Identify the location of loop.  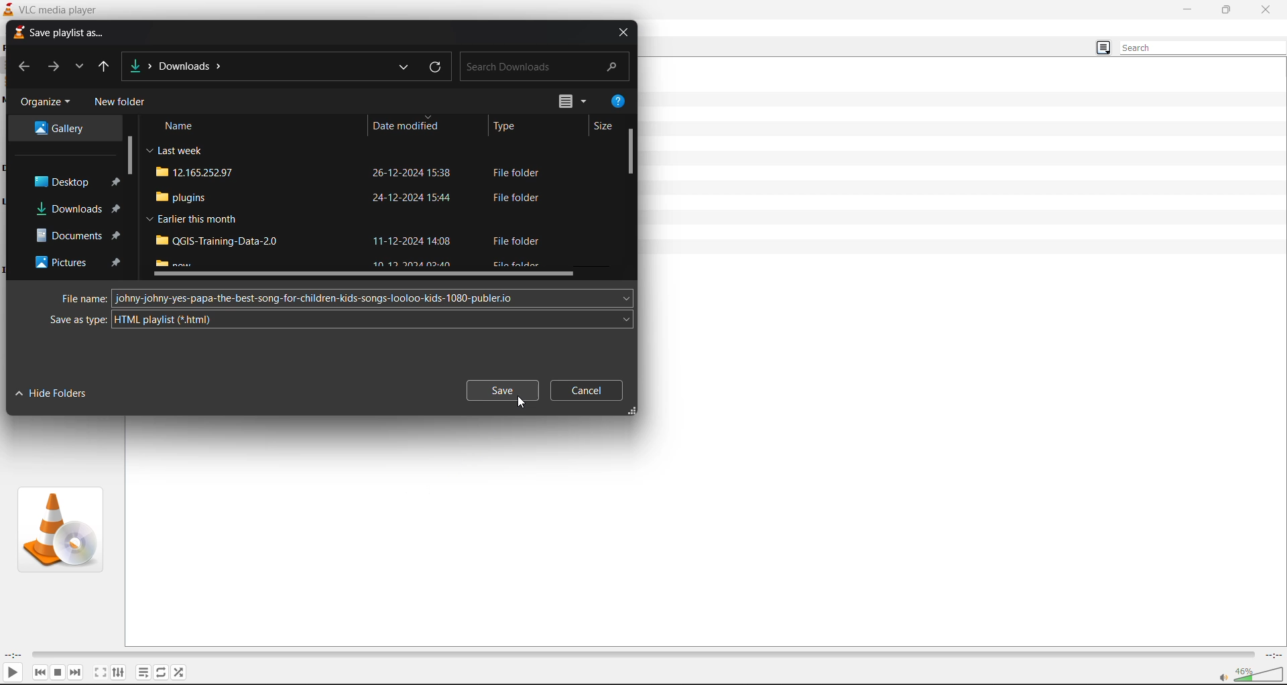
(164, 672).